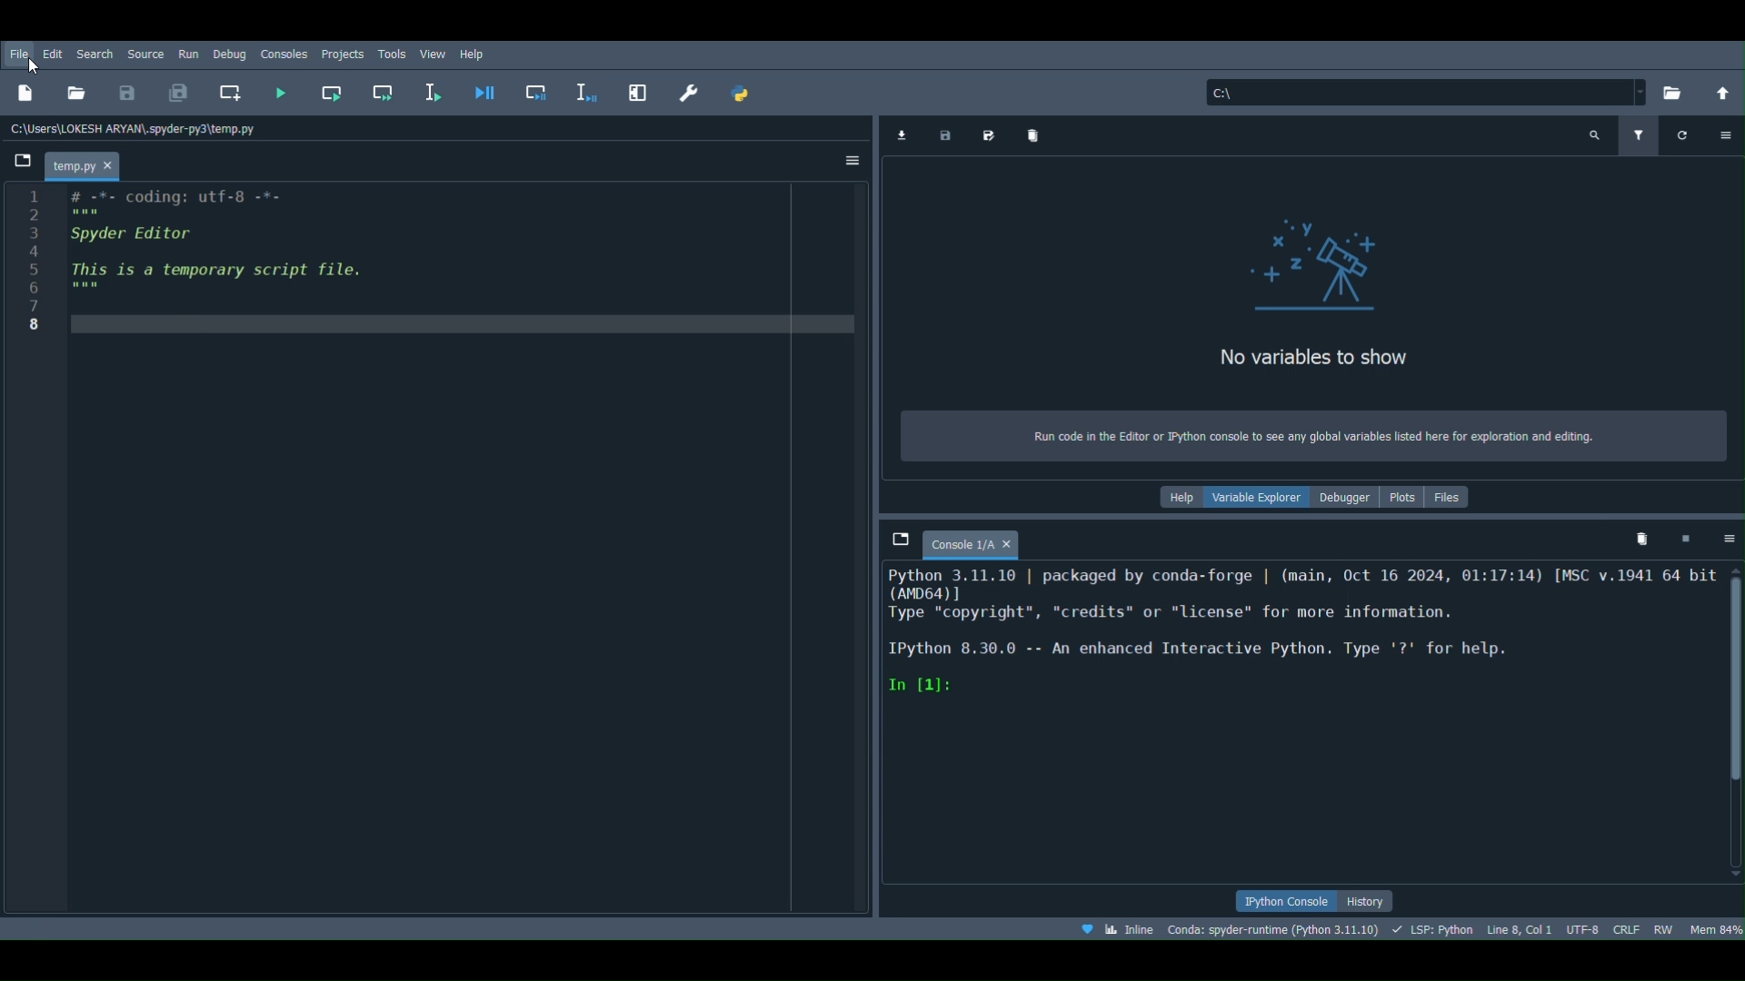 This screenshot has height=981, width=1745. Describe the element at coordinates (1735, 722) in the screenshot. I see `Scrollbar` at that location.